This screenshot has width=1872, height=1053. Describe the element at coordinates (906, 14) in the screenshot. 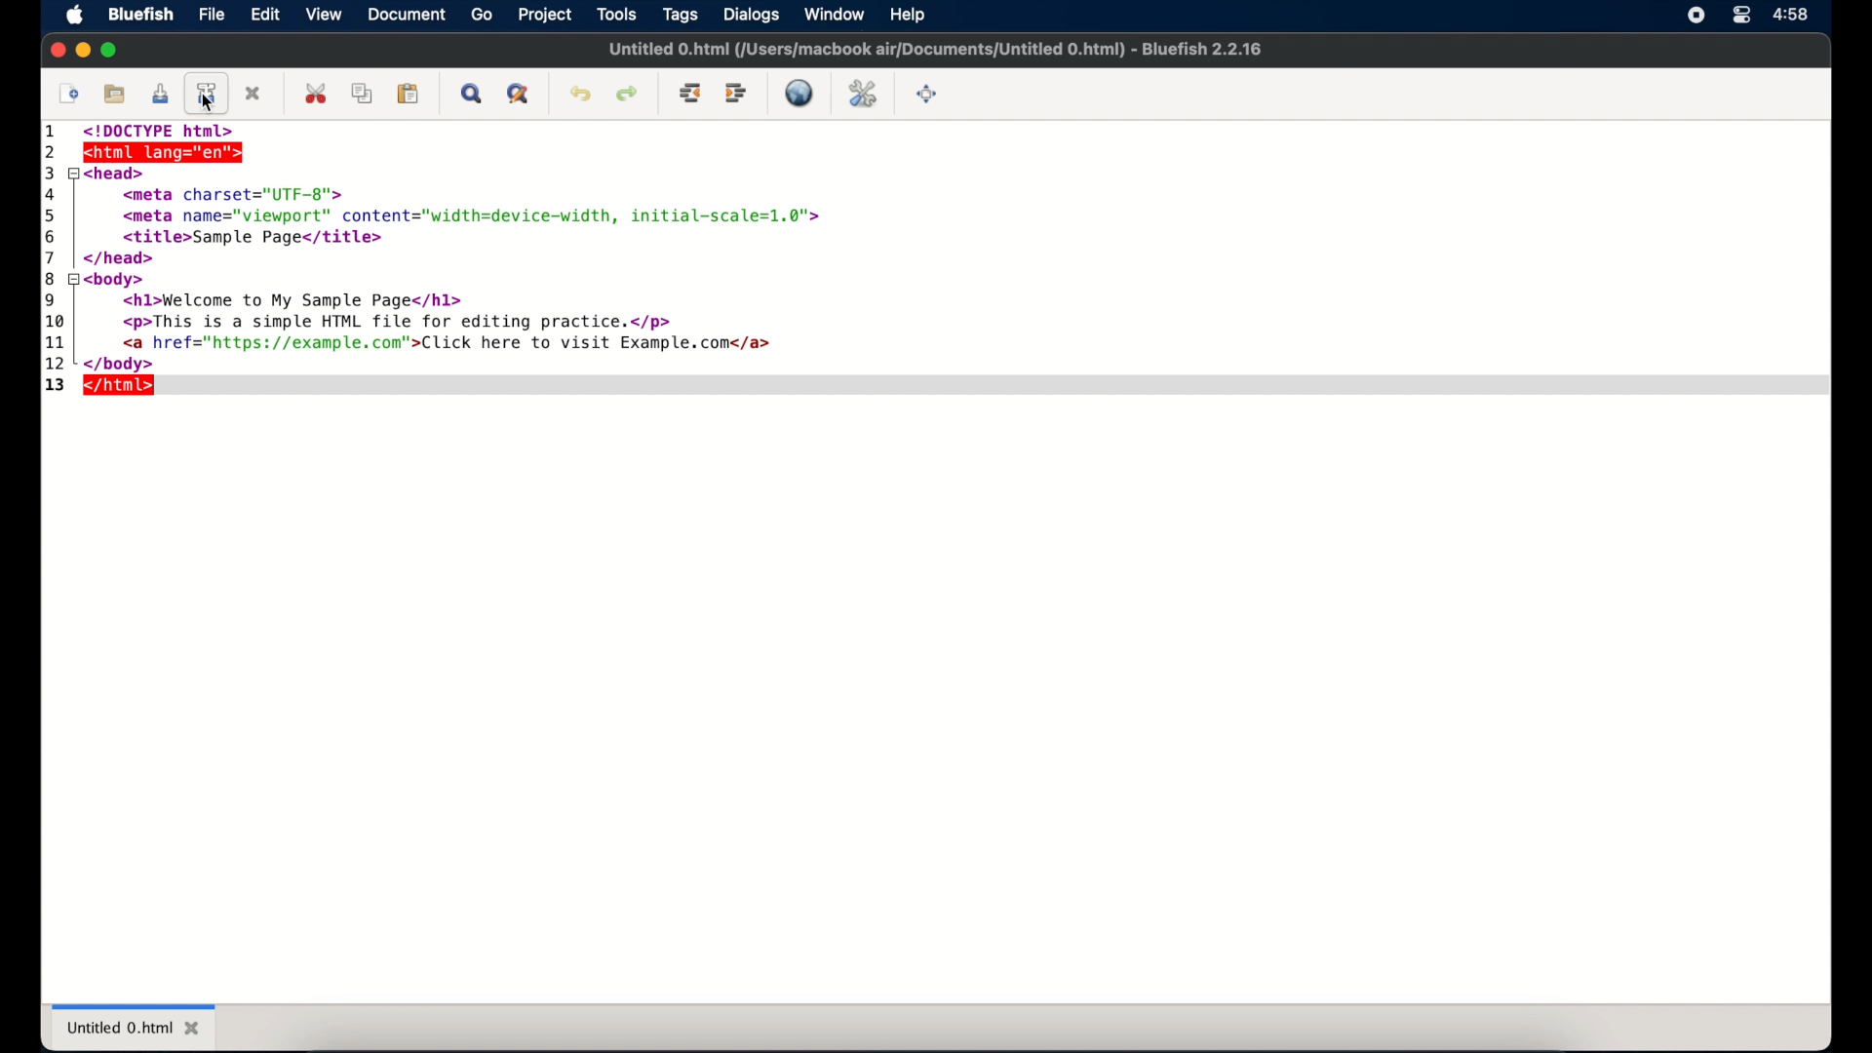

I see `help` at that location.